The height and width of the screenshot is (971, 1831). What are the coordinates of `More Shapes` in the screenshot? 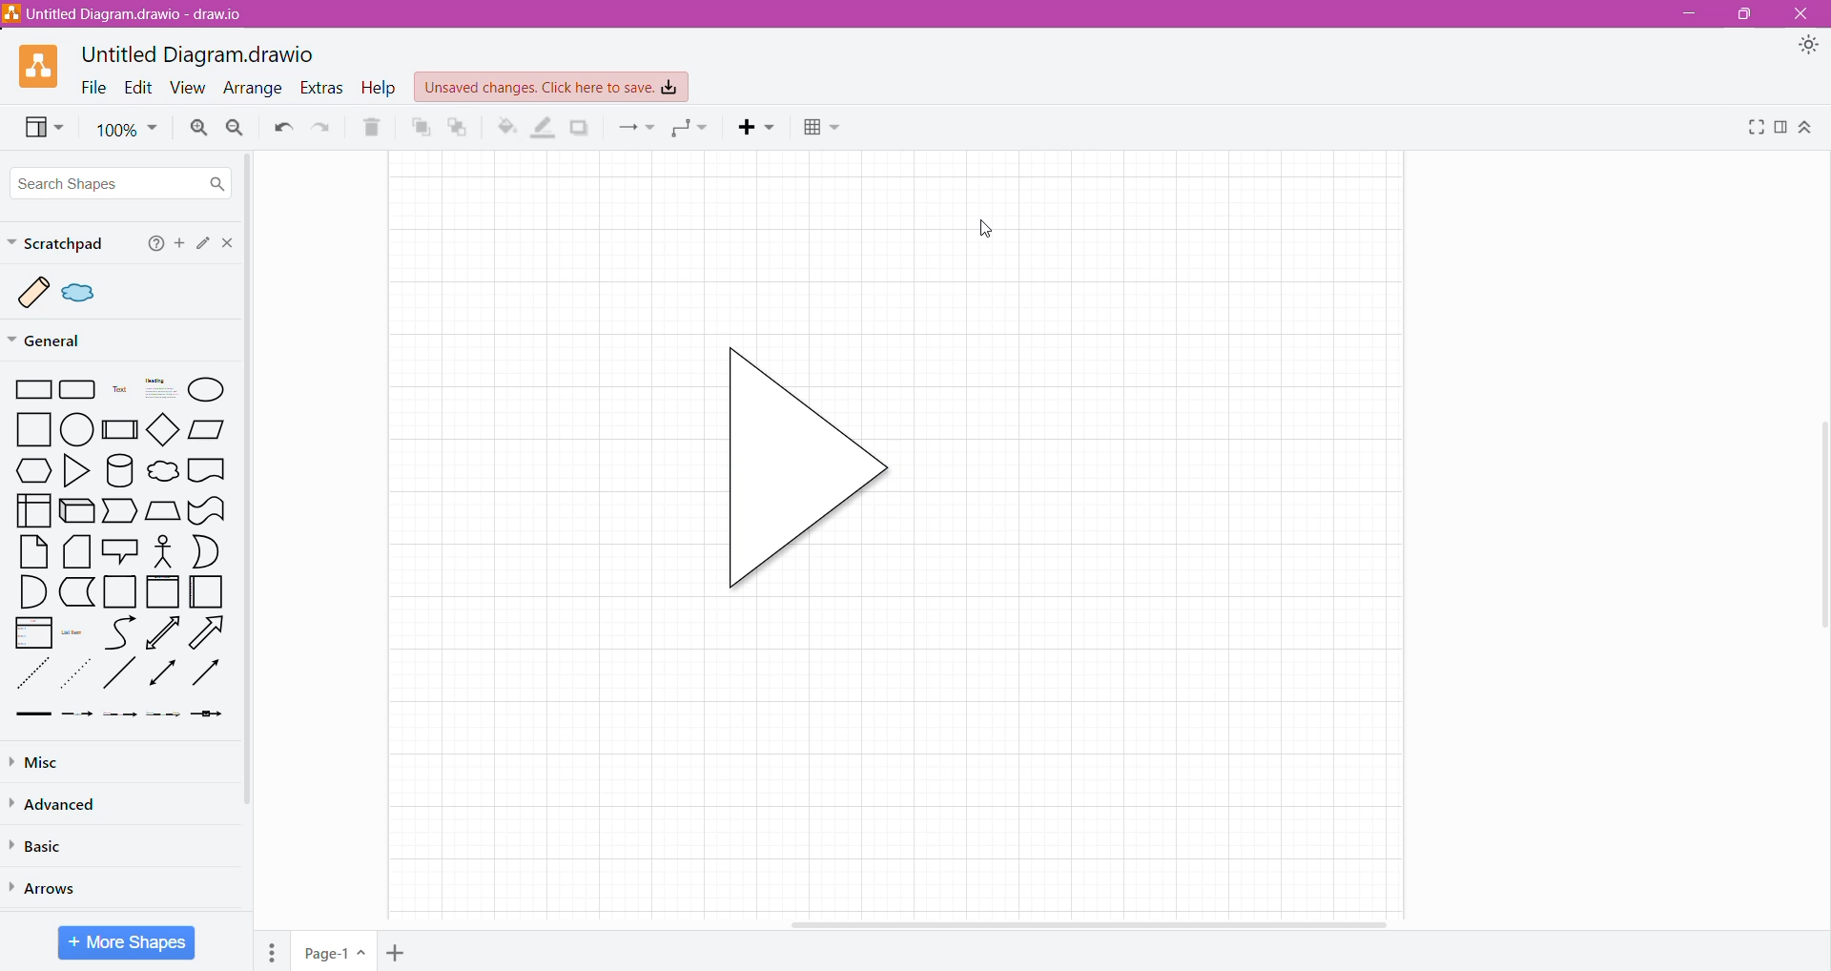 It's located at (127, 942).